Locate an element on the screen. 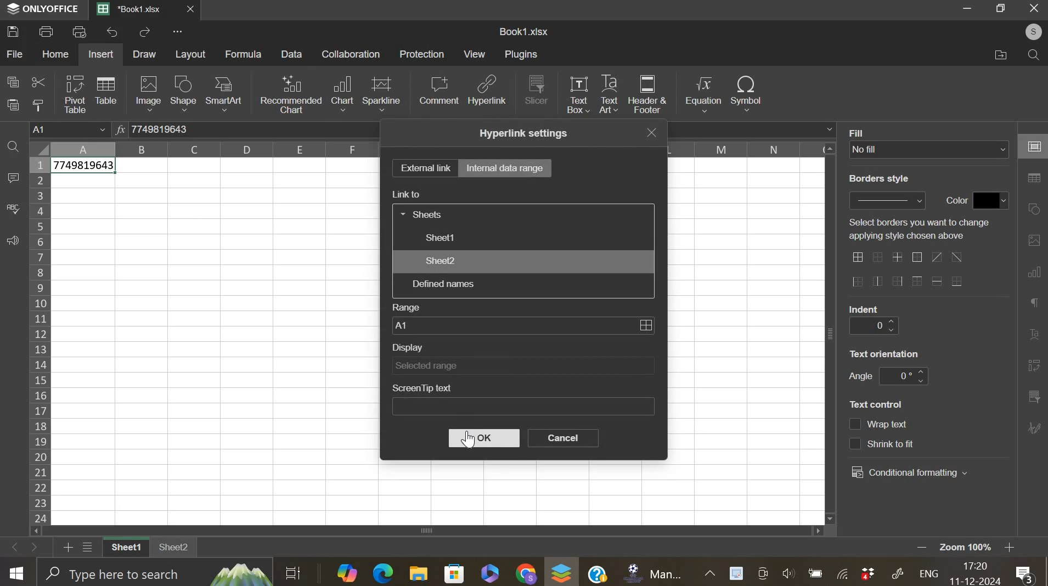 Image resolution: width=1048 pixels, height=586 pixels. data is located at coordinates (85, 167).